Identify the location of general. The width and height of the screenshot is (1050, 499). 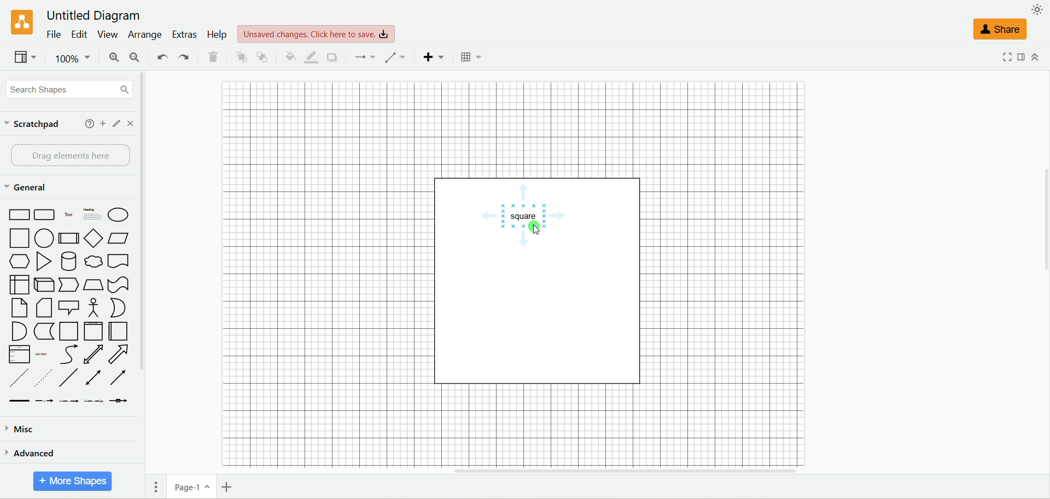
(30, 188).